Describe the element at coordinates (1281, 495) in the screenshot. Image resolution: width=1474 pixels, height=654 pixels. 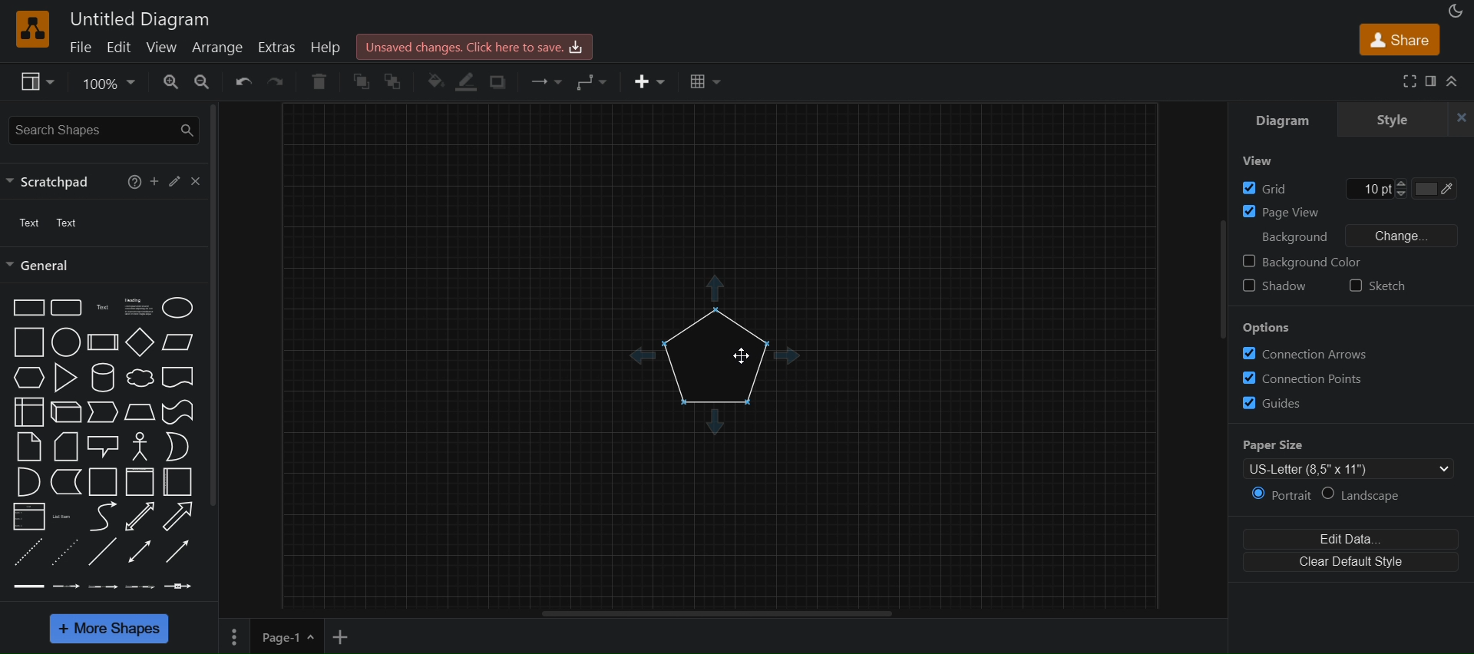
I see `Portrait` at that location.